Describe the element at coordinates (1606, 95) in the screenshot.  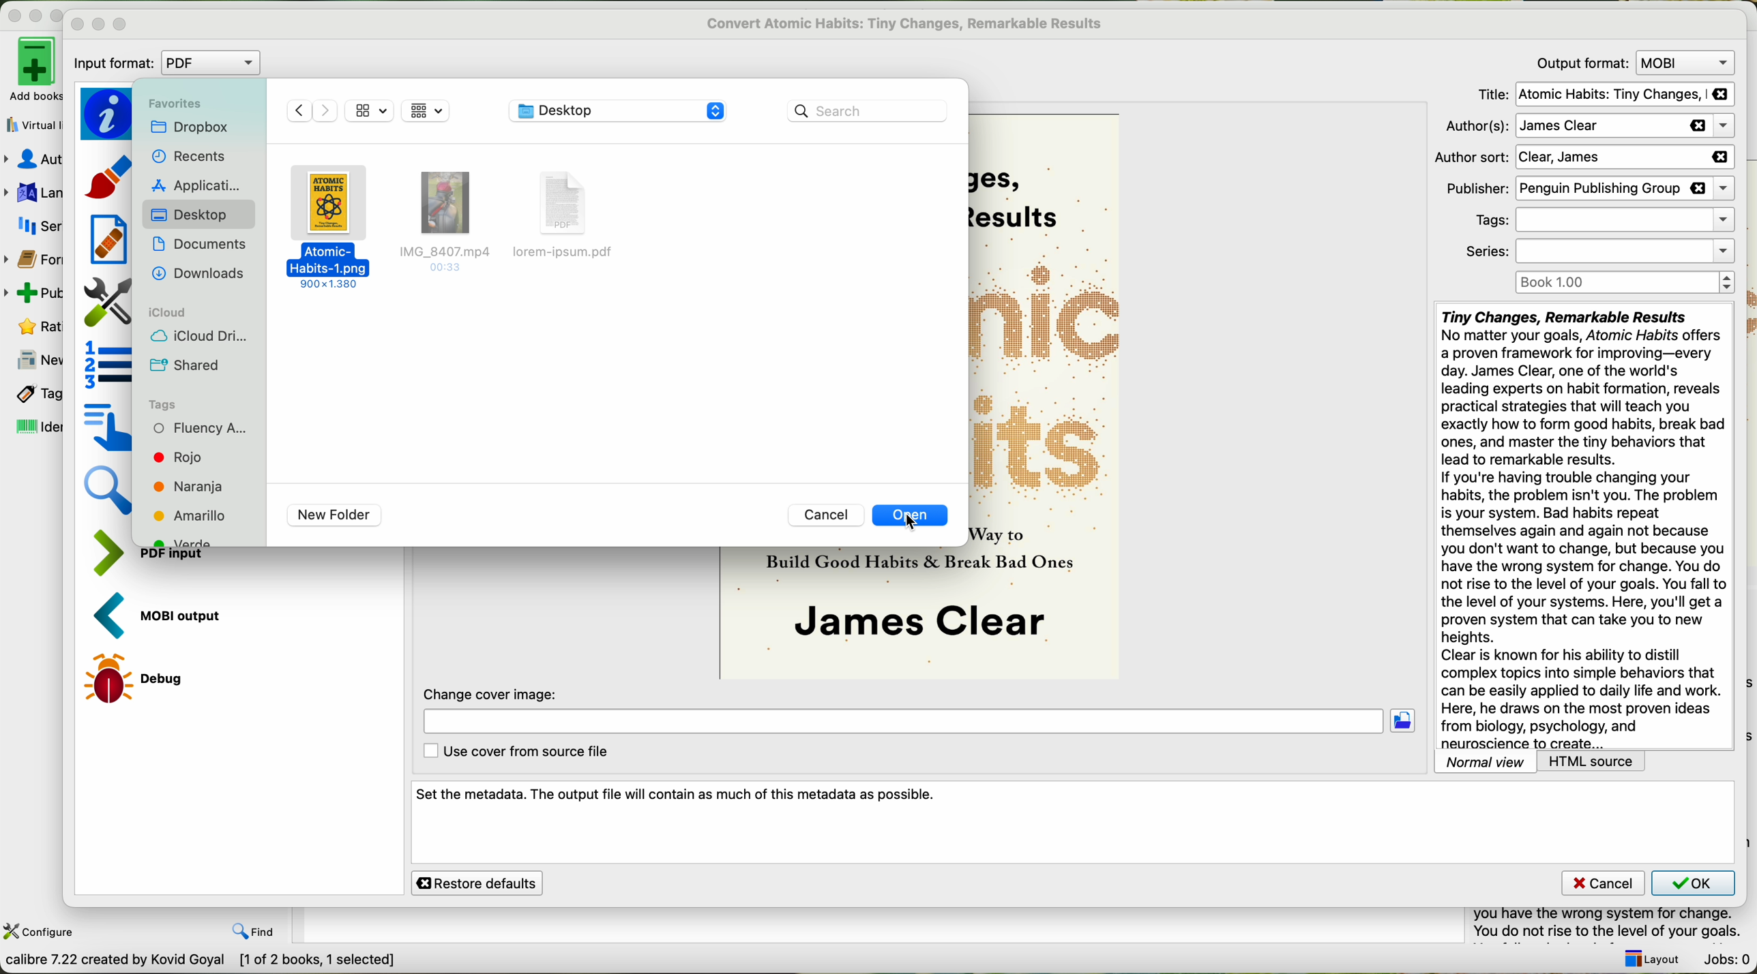
I see `title` at that location.